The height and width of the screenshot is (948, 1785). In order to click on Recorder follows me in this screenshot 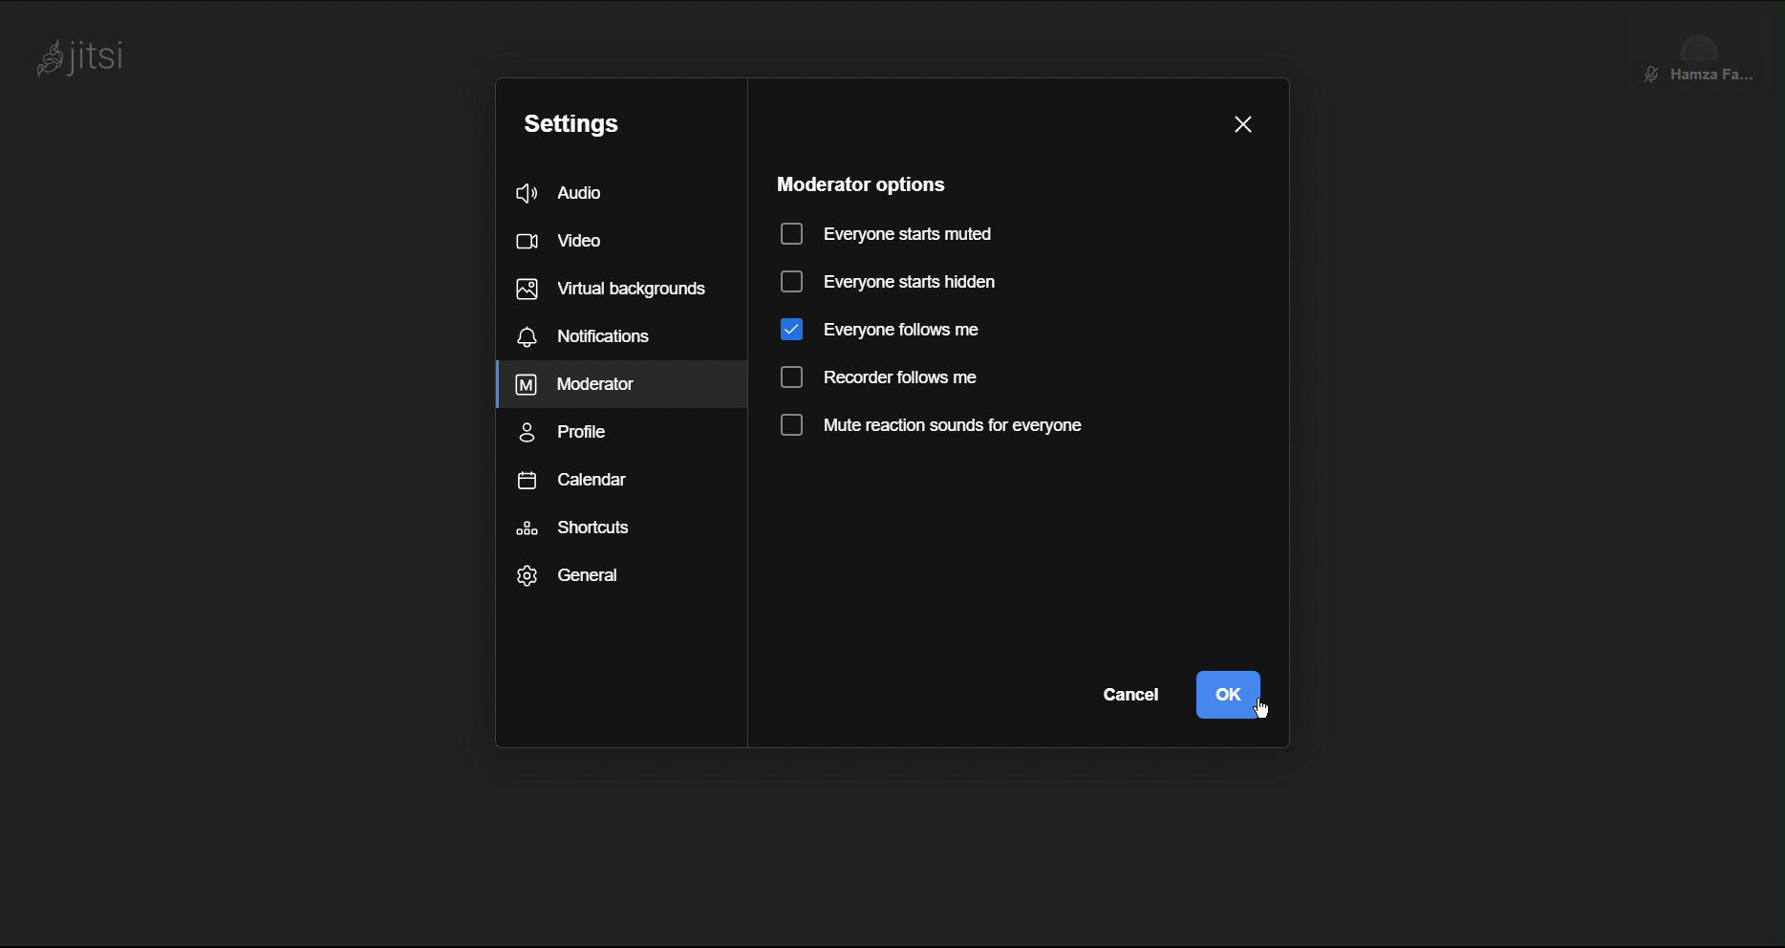, I will do `click(884, 378)`.